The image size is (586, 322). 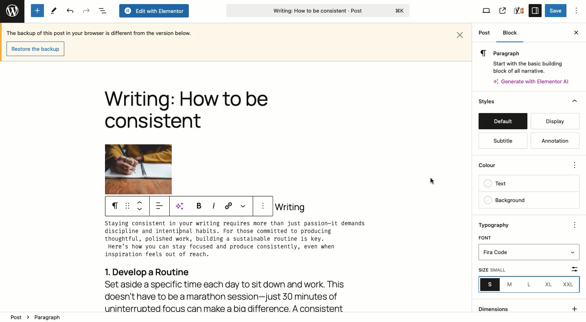 What do you see at coordinates (101, 33) in the screenshot?
I see `Backup text` at bounding box center [101, 33].